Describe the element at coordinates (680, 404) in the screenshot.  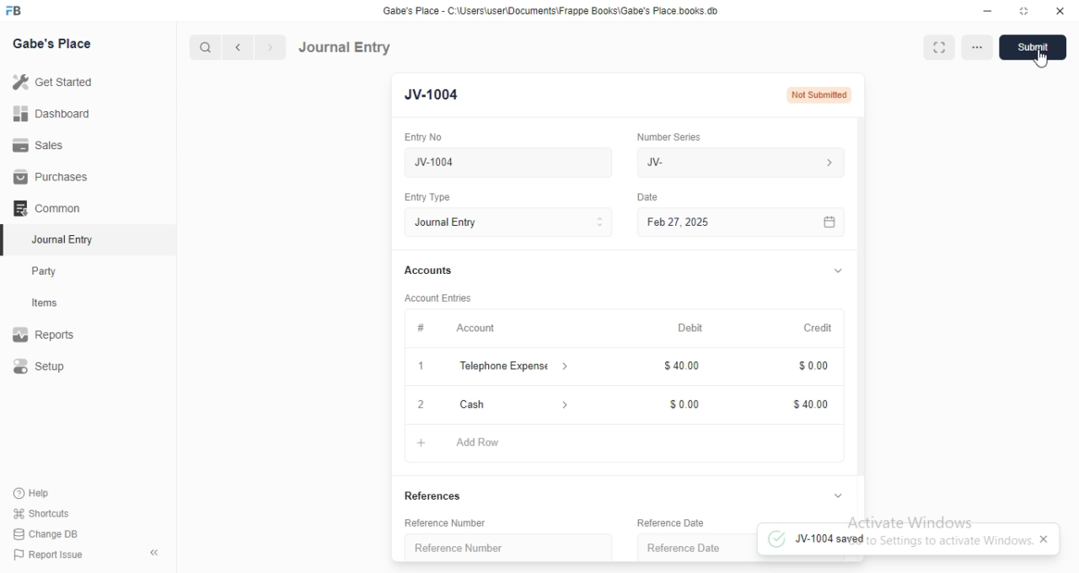
I see `0.00` at that location.